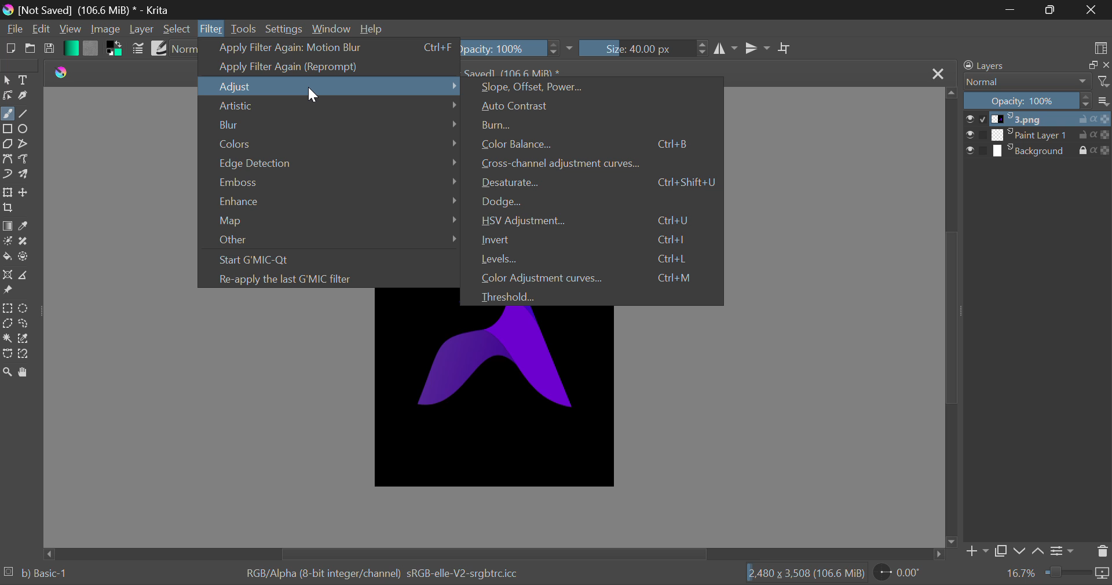 Image resolution: width=1112 pixels, height=585 pixels. What do you see at coordinates (726, 47) in the screenshot?
I see `Vertical Mirror Flip` at bounding box center [726, 47].